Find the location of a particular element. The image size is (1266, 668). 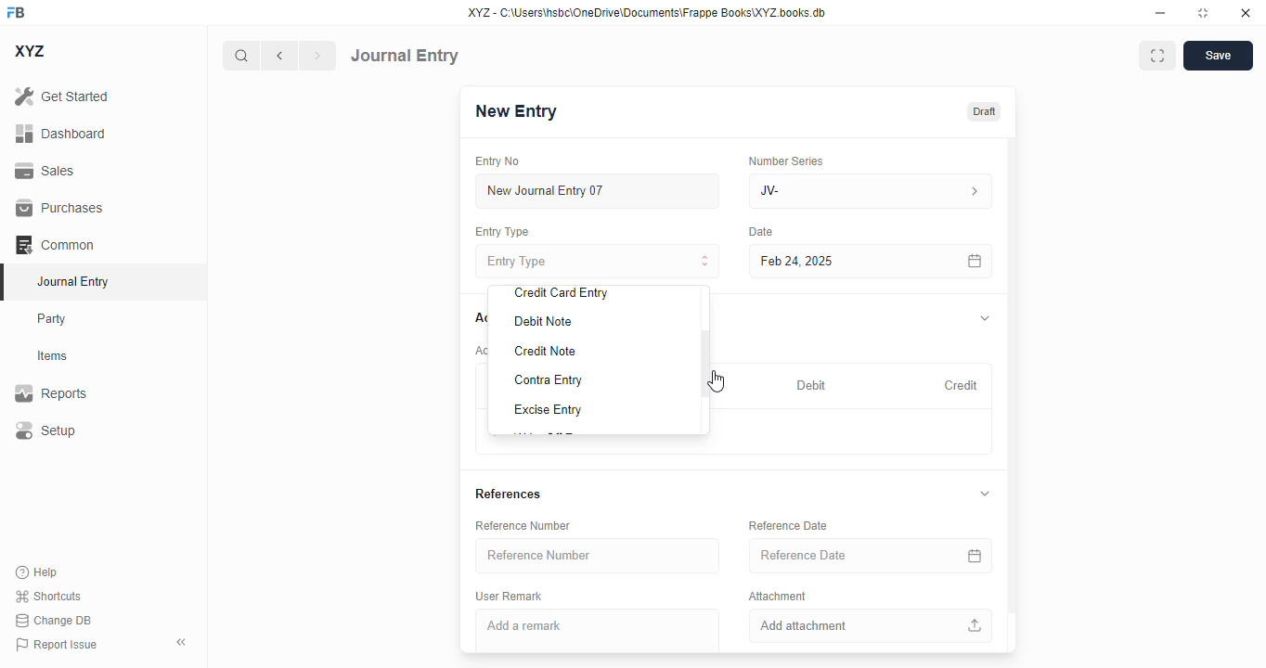

number series is located at coordinates (788, 161).